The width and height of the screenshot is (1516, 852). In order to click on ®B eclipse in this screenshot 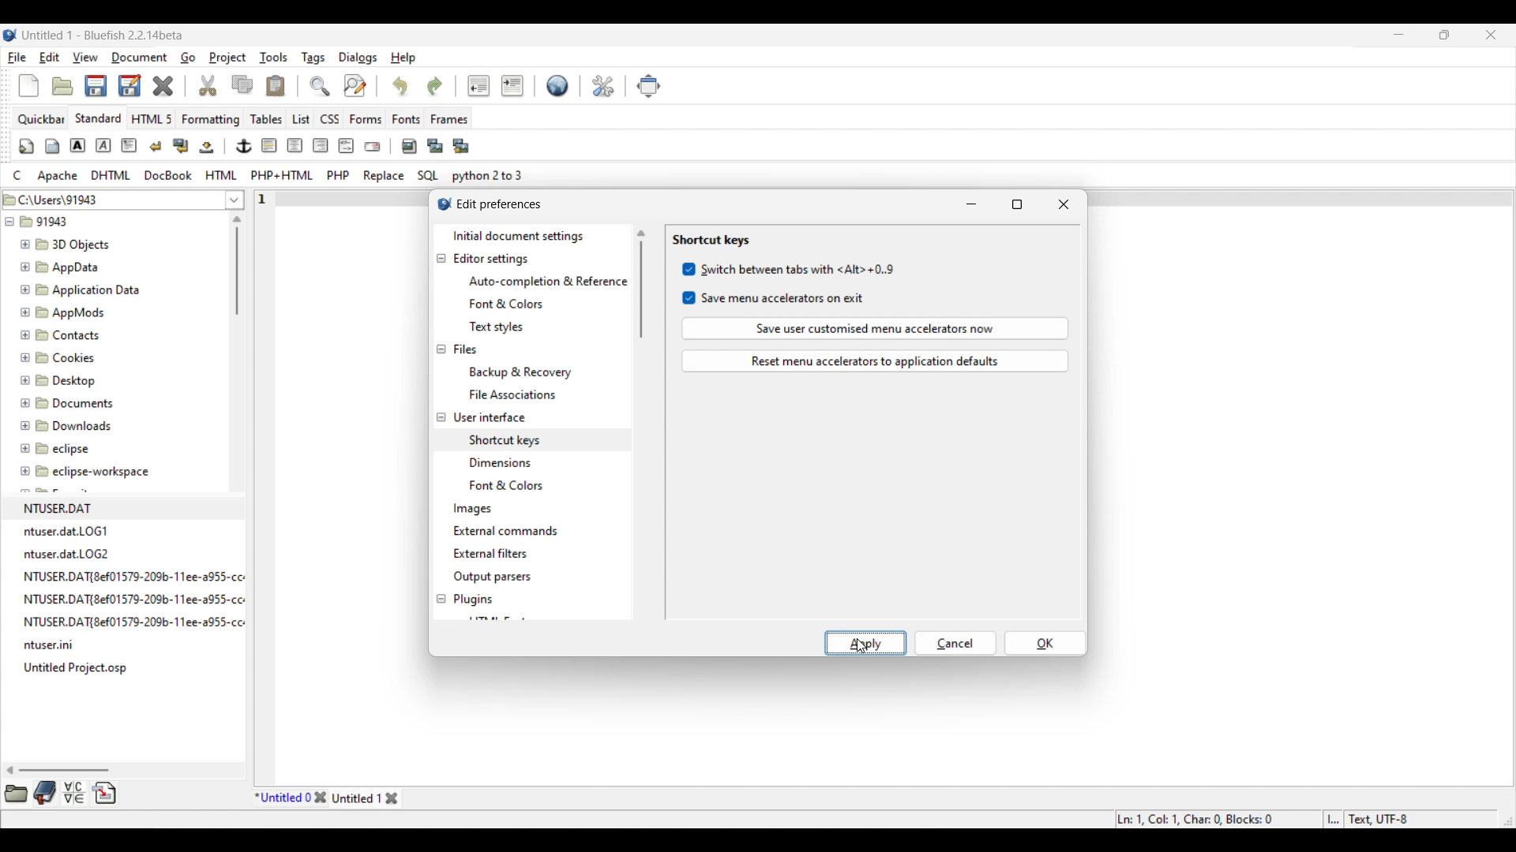, I will do `click(55, 448)`.